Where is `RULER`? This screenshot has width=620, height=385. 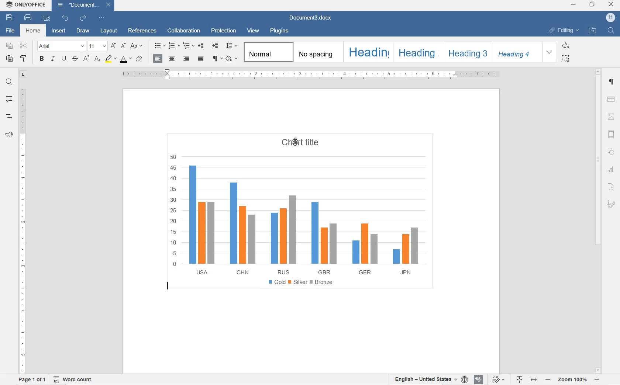
RULER is located at coordinates (307, 75).